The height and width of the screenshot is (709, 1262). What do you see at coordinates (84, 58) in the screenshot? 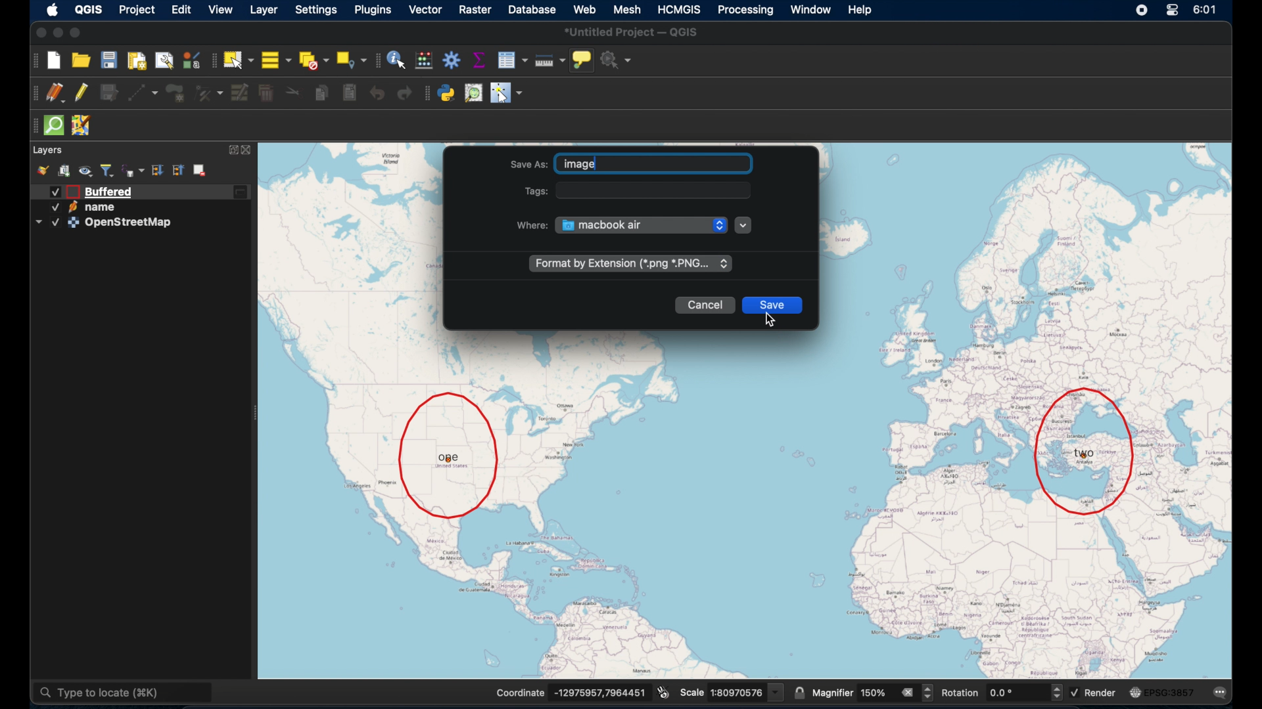
I see `open project` at bounding box center [84, 58].